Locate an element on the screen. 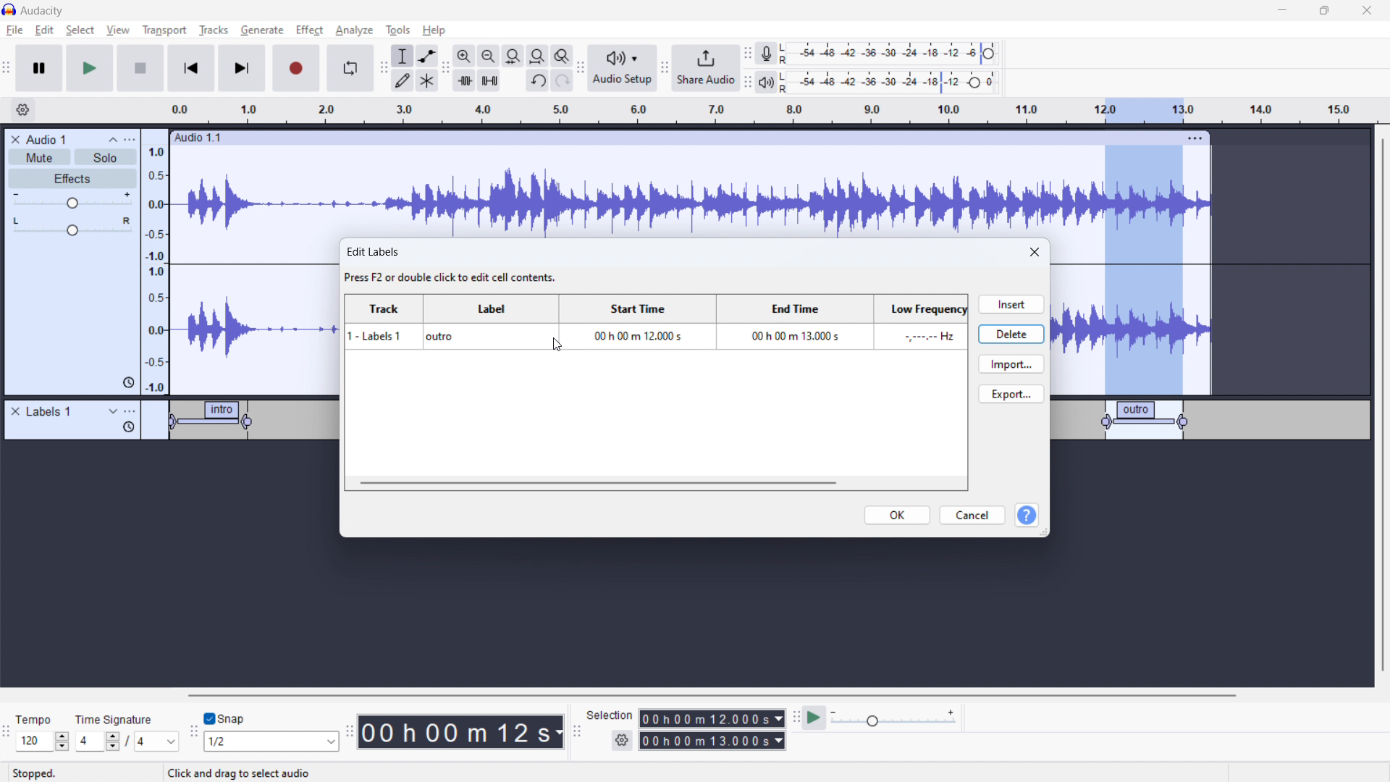  select is located at coordinates (80, 30).